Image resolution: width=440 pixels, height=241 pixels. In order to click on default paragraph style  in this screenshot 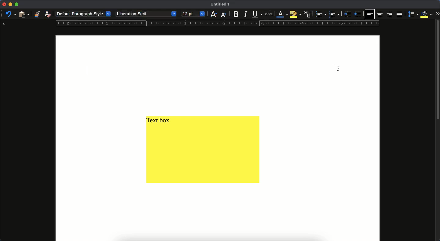, I will do `click(83, 14)`.